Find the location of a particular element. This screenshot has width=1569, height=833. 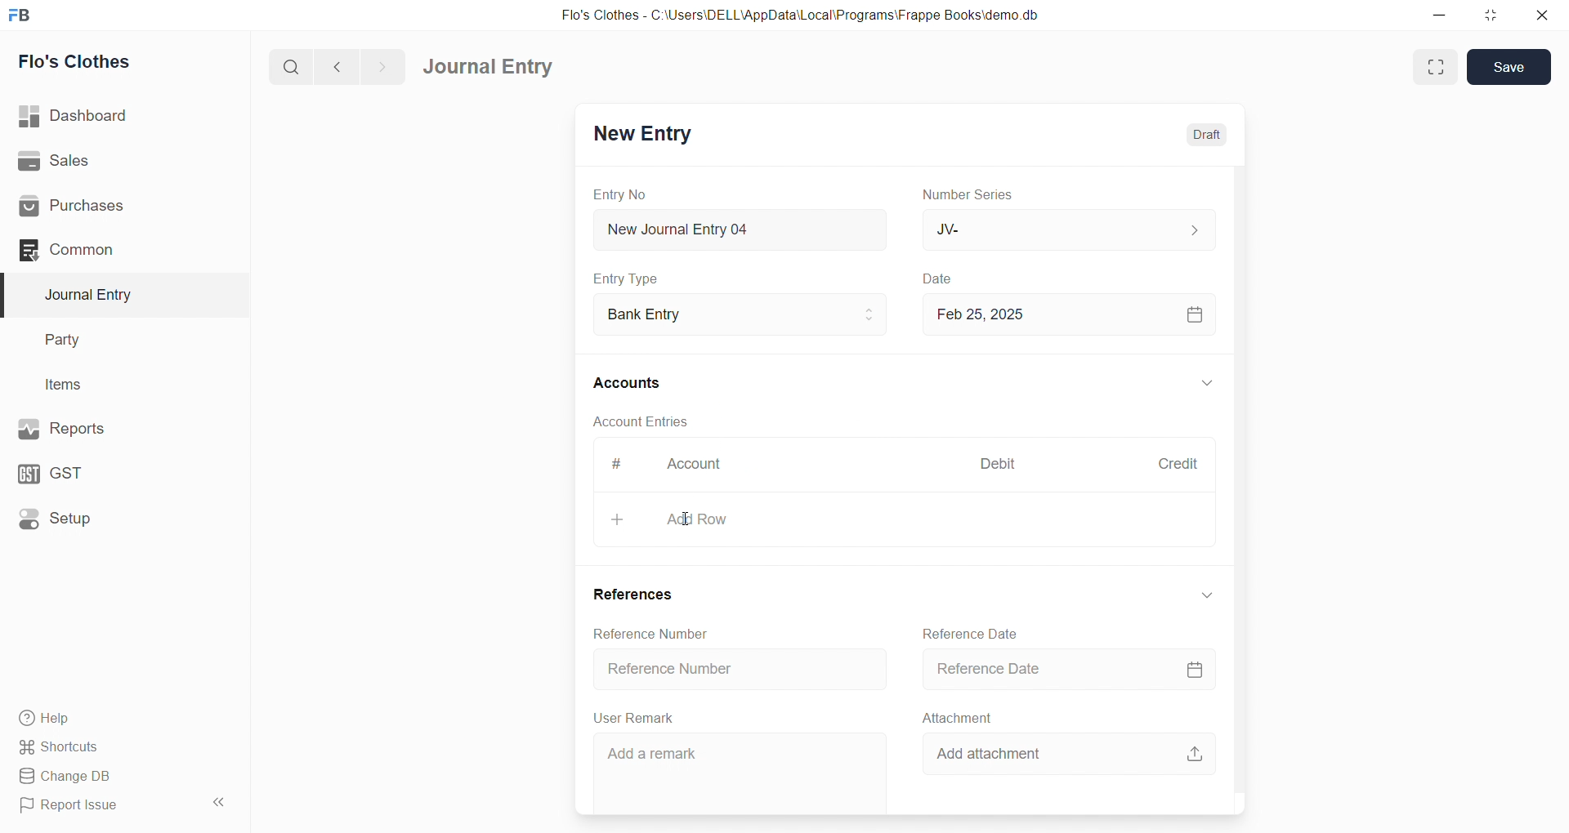

Journal Entry is located at coordinates (494, 67).